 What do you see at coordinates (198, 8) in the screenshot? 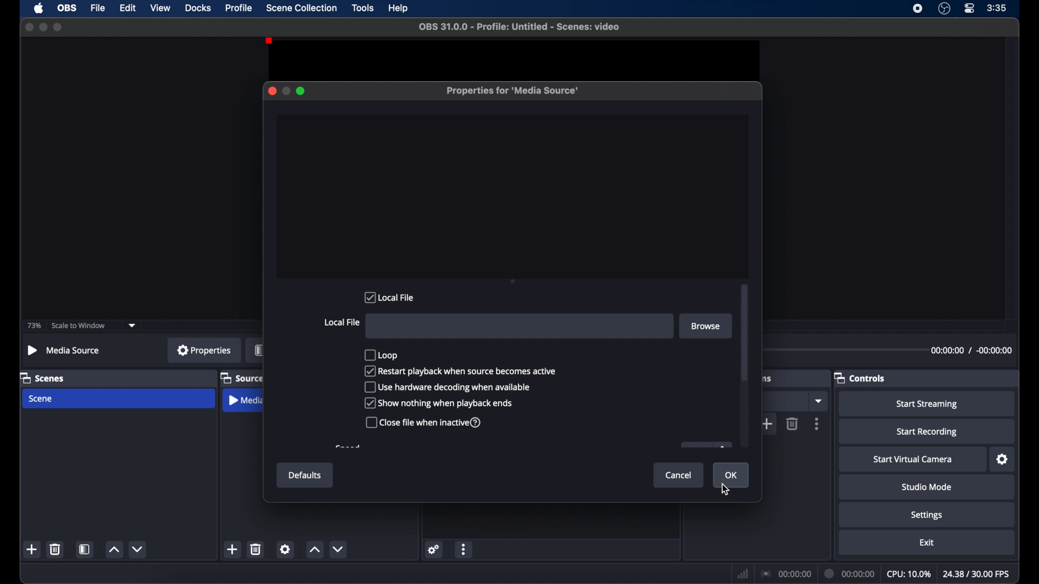
I see `docks` at bounding box center [198, 8].